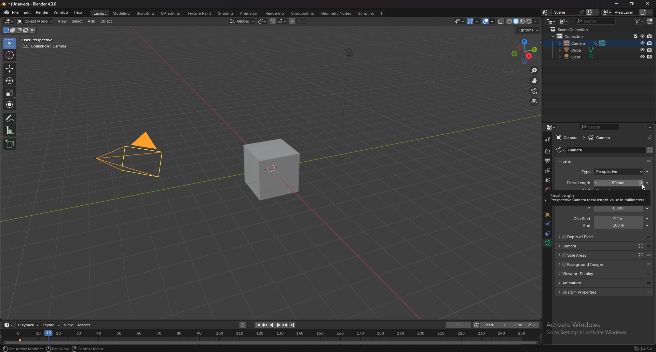 The image size is (656, 352). What do you see at coordinates (580, 43) in the screenshot?
I see `camera` at bounding box center [580, 43].